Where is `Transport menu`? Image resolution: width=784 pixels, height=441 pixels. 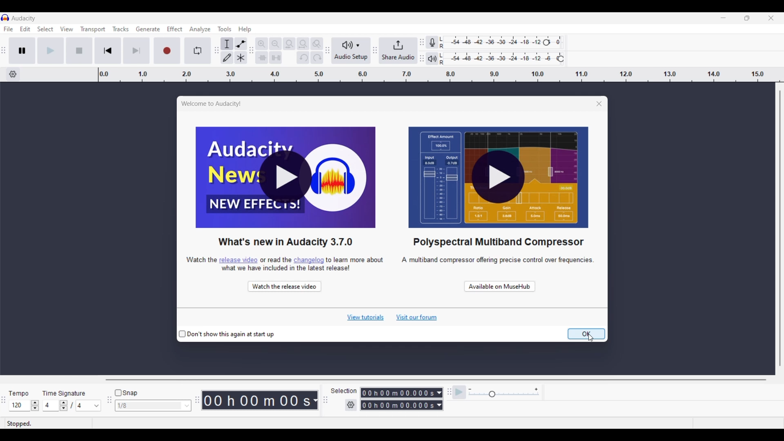 Transport menu is located at coordinates (93, 29).